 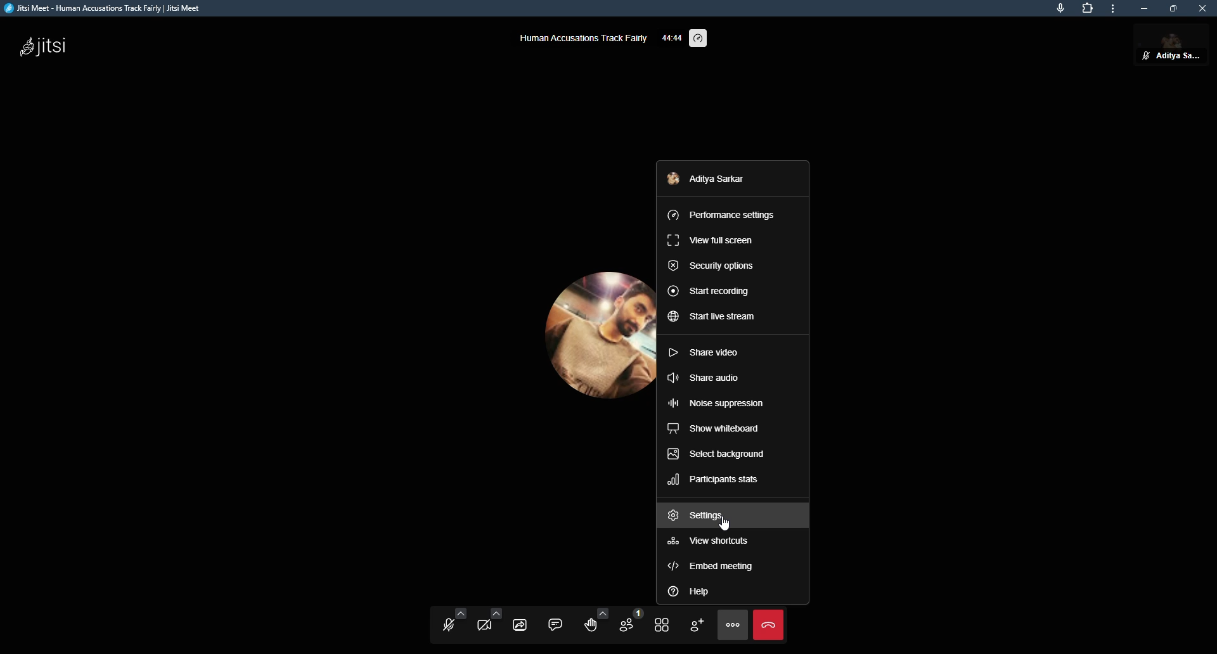 What do you see at coordinates (732, 624) in the screenshot?
I see `more actions` at bounding box center [732, 624].